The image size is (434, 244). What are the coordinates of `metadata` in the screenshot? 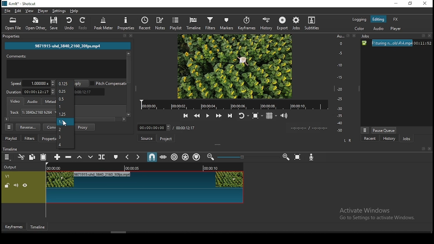 It's located at (50, 101).